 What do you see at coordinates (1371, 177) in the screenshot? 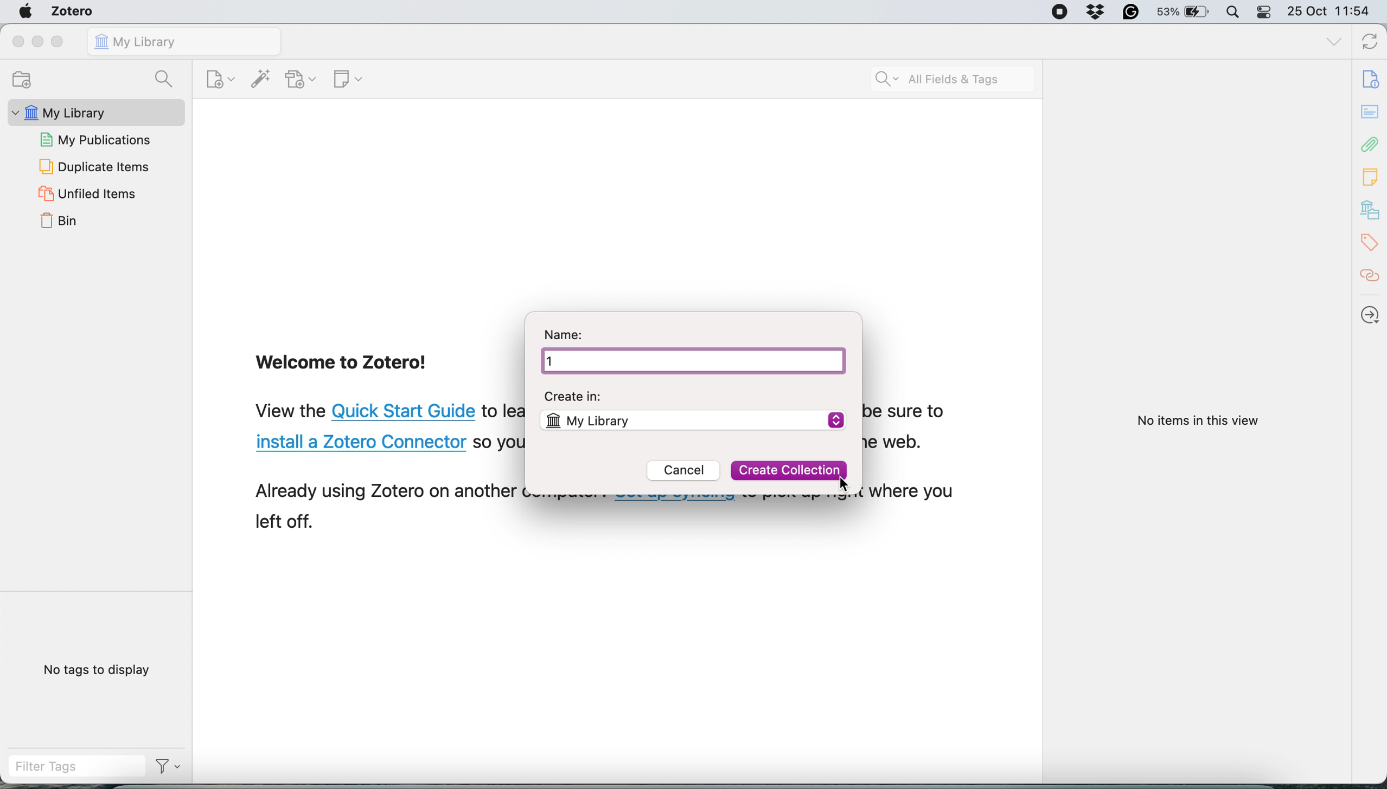
I see `notes` at bounding box center [1371, 177].